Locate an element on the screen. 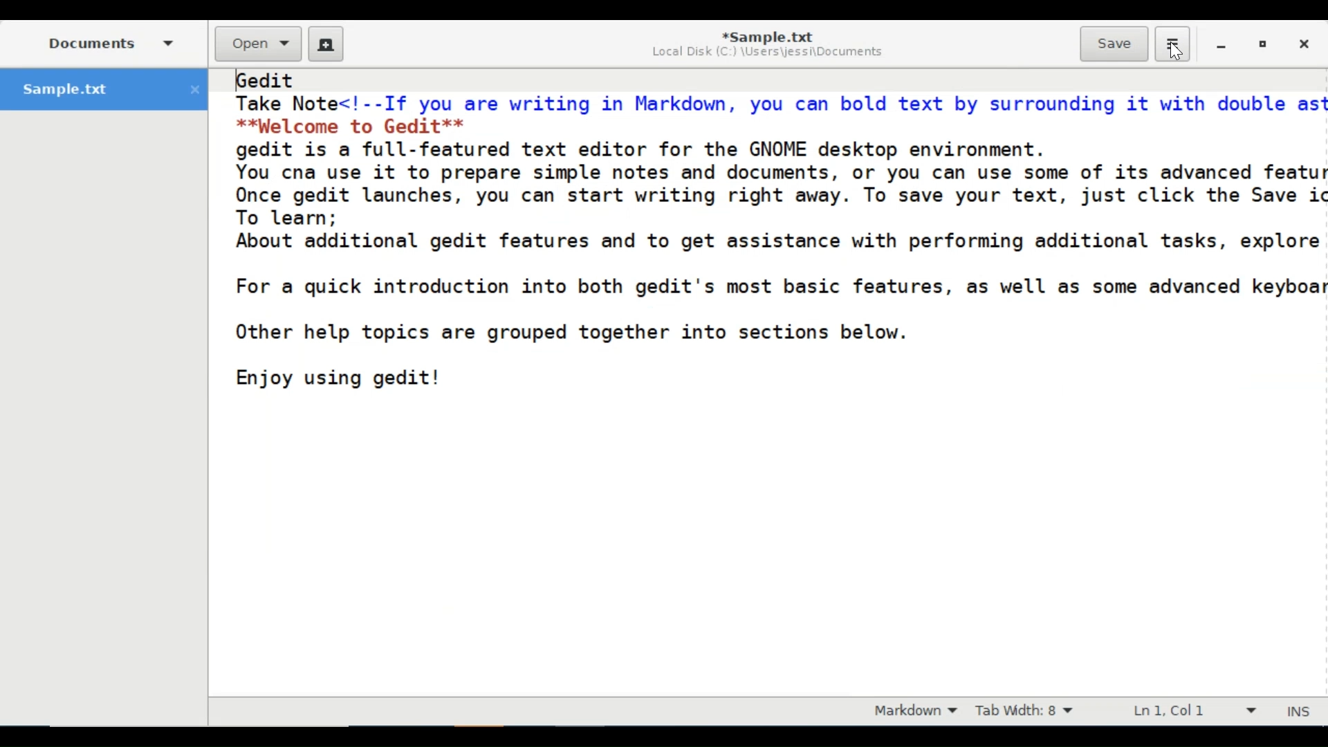 The width and height of the screenshot is (1328, 747). Documents is located at coordinates (109, 43).